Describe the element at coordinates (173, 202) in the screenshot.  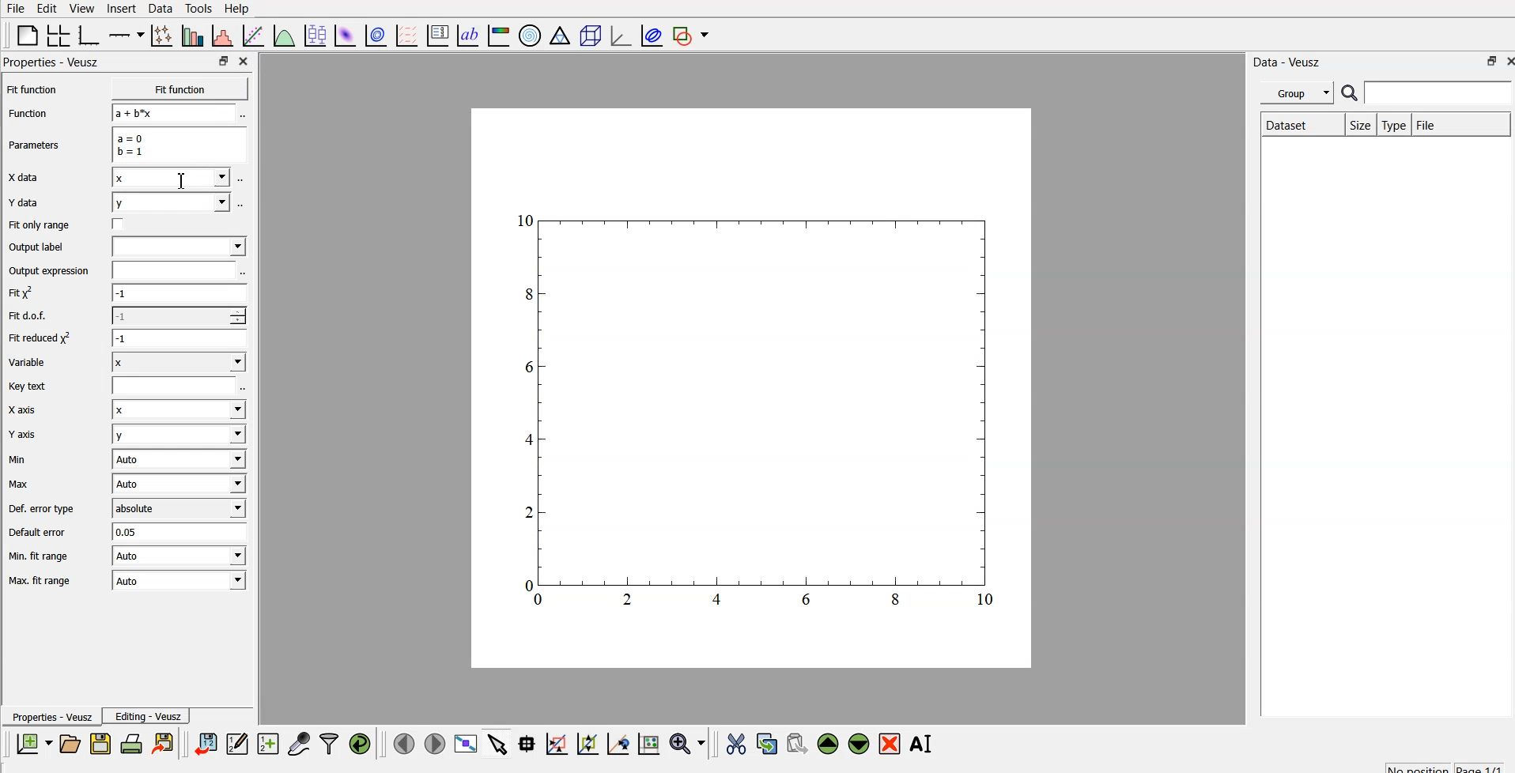
I see `y` at that location.